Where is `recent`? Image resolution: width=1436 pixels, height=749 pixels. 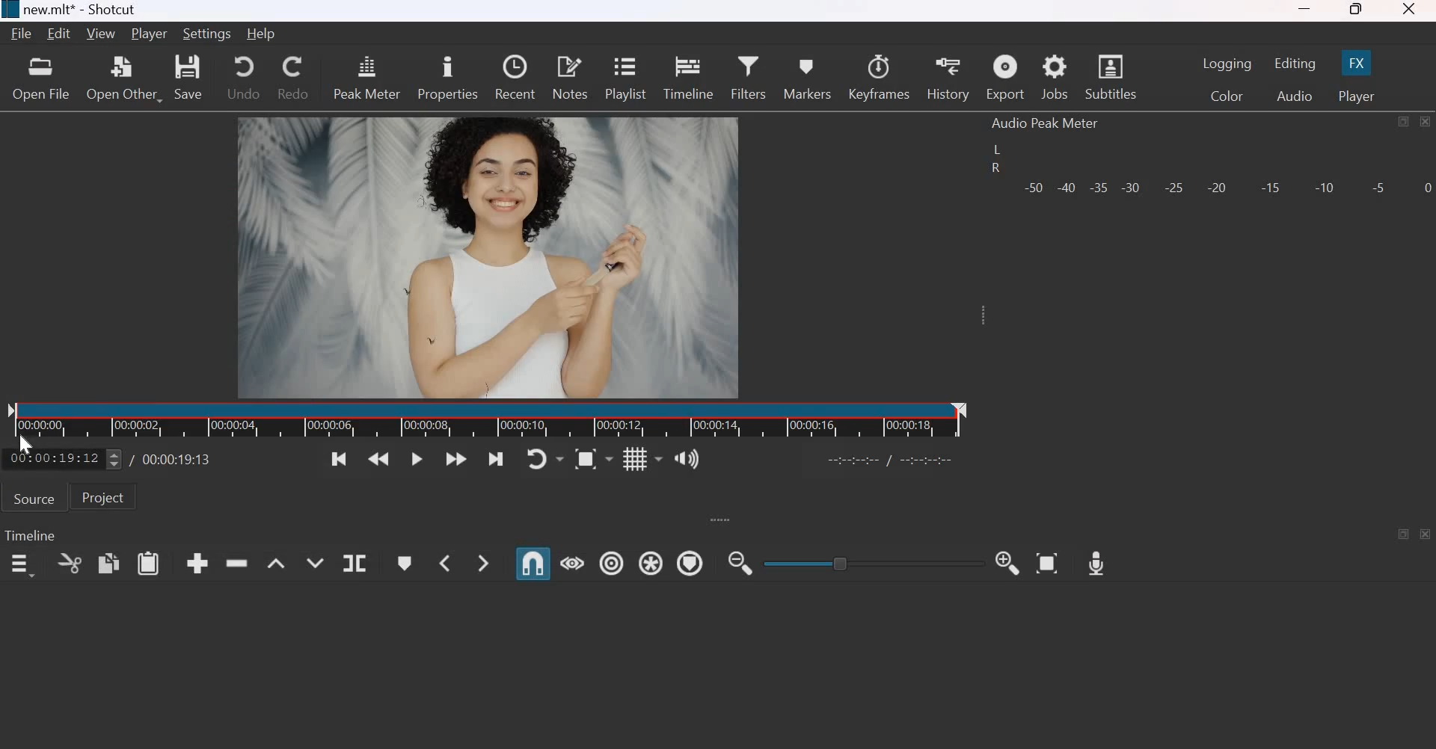
recent is located at coordinates (515, 75).